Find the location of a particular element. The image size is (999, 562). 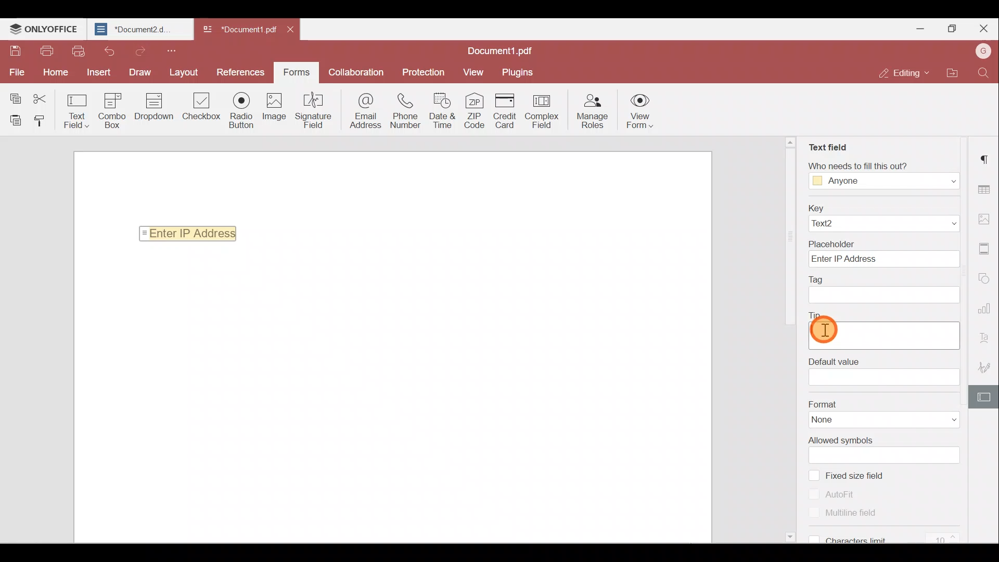

Editing mode is located at coordinates (899, 74).